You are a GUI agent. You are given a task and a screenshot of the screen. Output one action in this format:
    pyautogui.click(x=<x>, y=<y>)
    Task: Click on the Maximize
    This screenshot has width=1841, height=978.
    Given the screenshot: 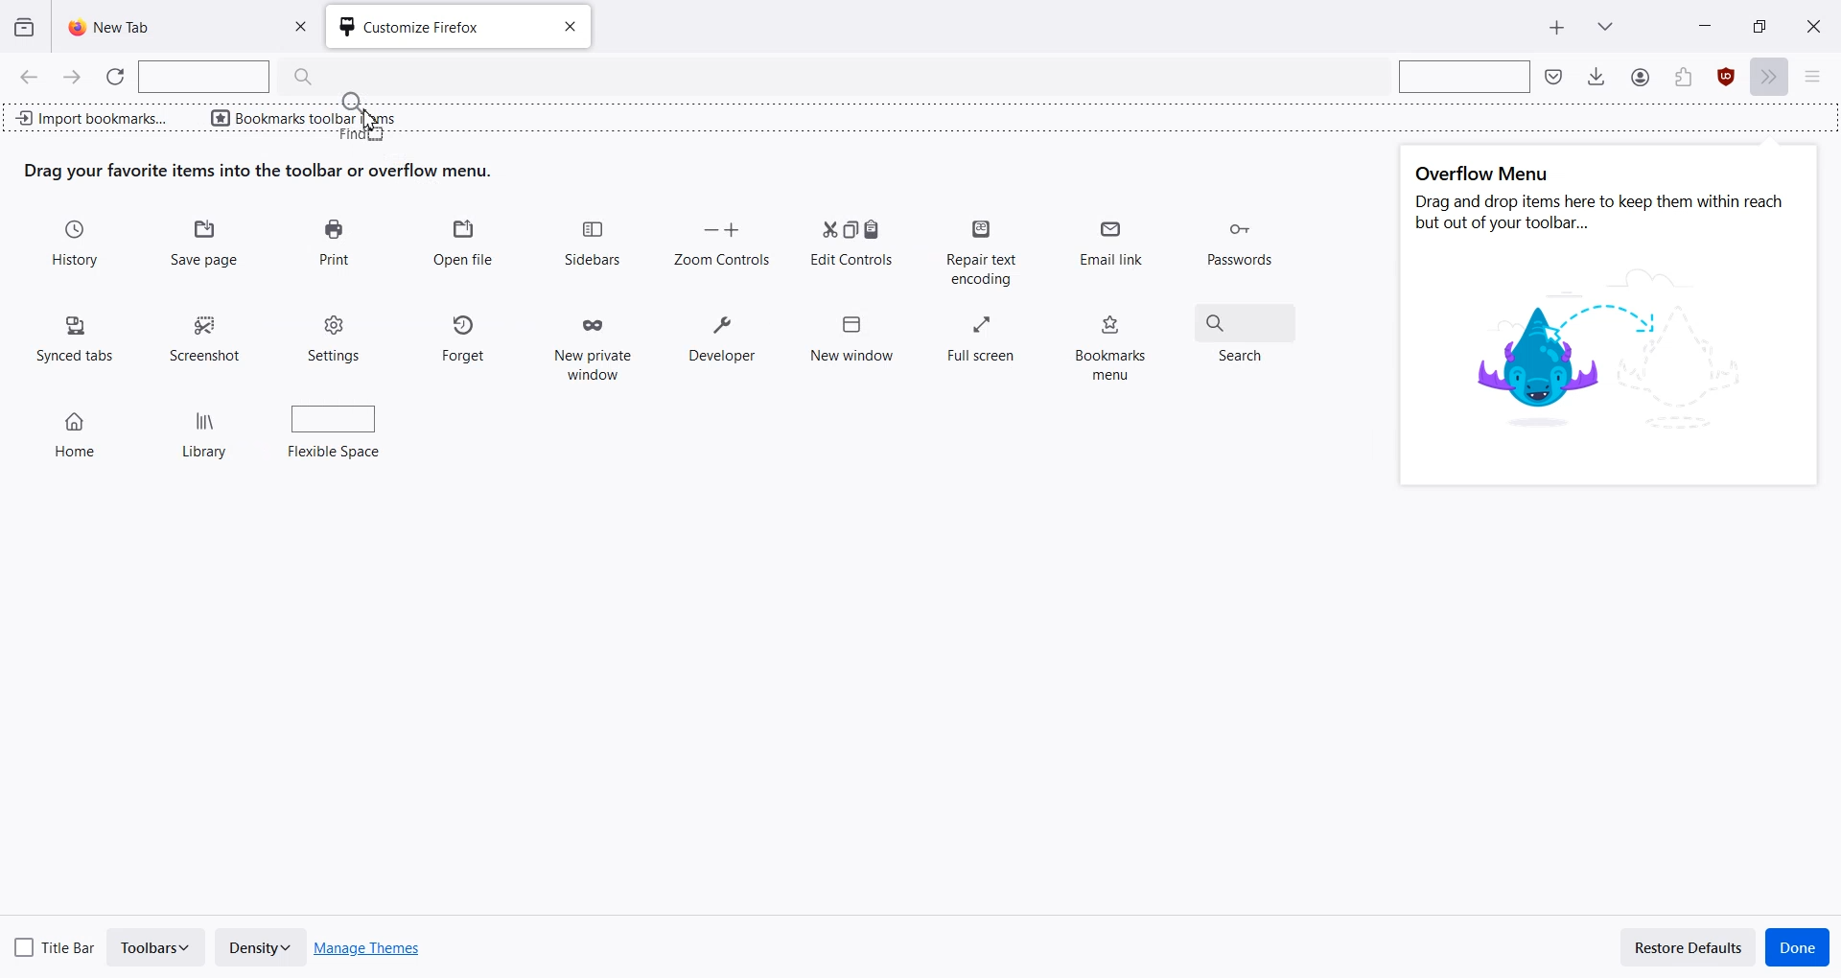 What is the action you would take?
    pyautogui.click(x=1759, y=25)
    